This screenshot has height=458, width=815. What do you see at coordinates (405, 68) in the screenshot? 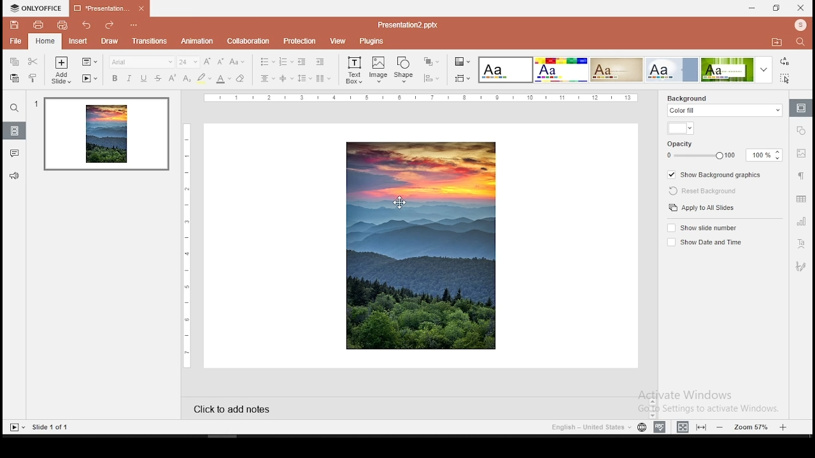
I see `shape` at bounding box center [405, 68].